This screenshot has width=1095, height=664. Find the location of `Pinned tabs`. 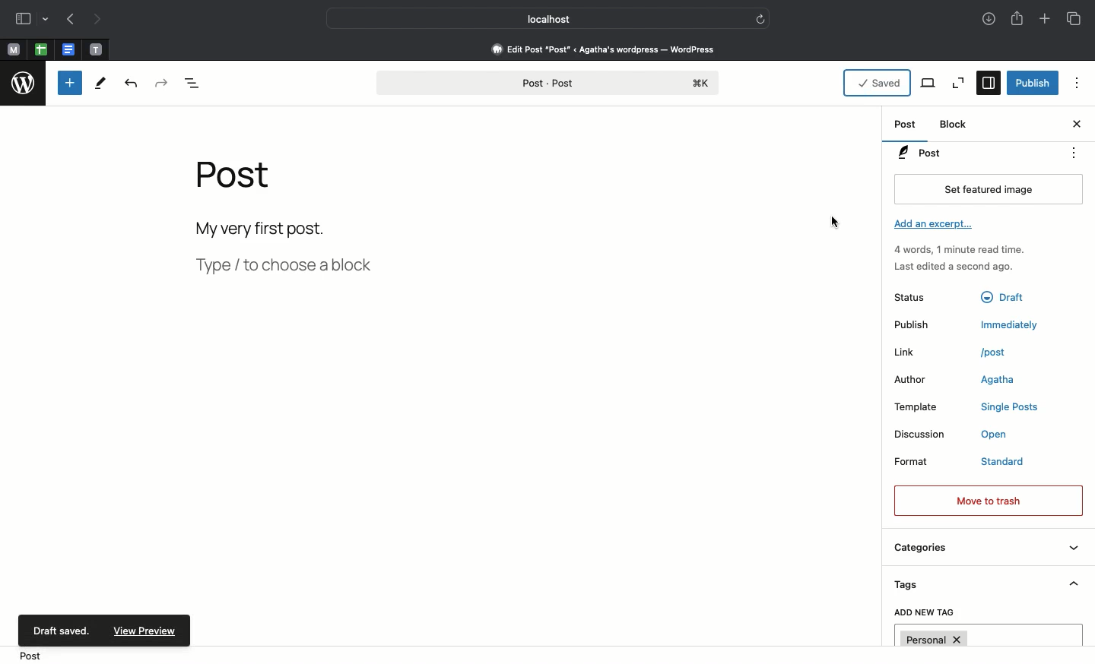

Pinned tabs is located at coordinates (69, 49).